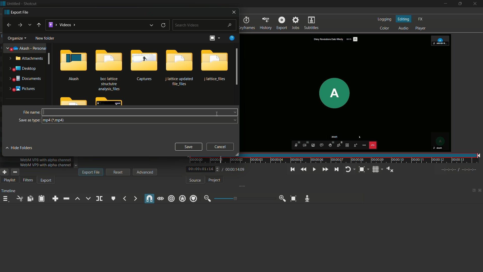 This screenshot has height=272, width=483. What do you see at coordinates (10, 180) in the screenshot?
I see `playlist` at bounding box center [10, 180].